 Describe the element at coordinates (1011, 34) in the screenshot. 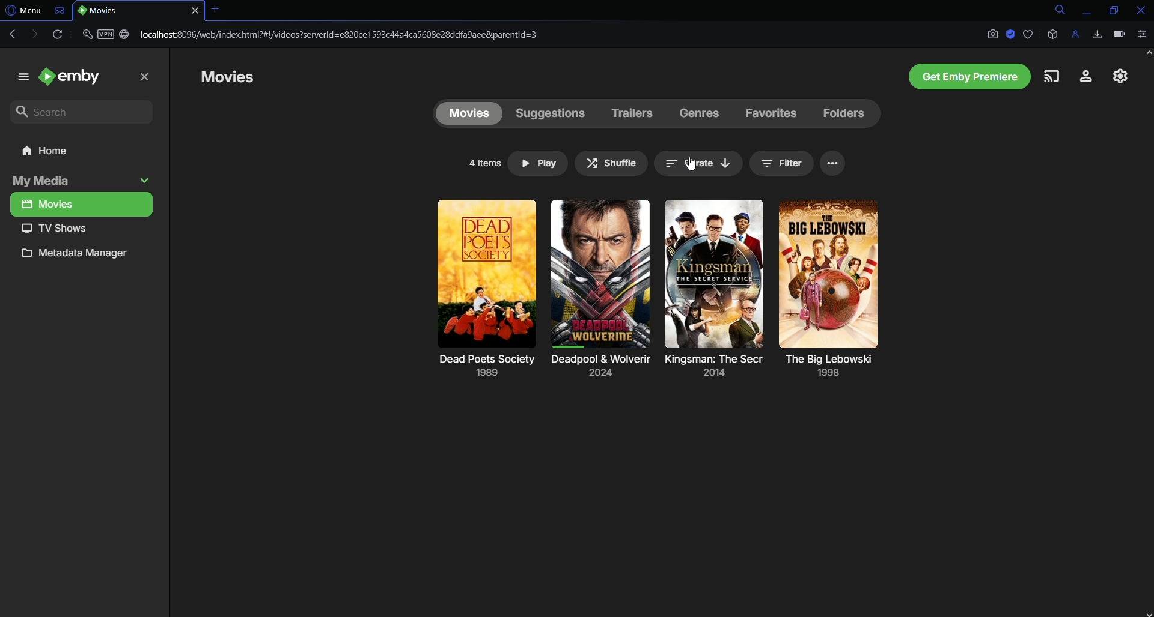

I see `Adblock` at that location.